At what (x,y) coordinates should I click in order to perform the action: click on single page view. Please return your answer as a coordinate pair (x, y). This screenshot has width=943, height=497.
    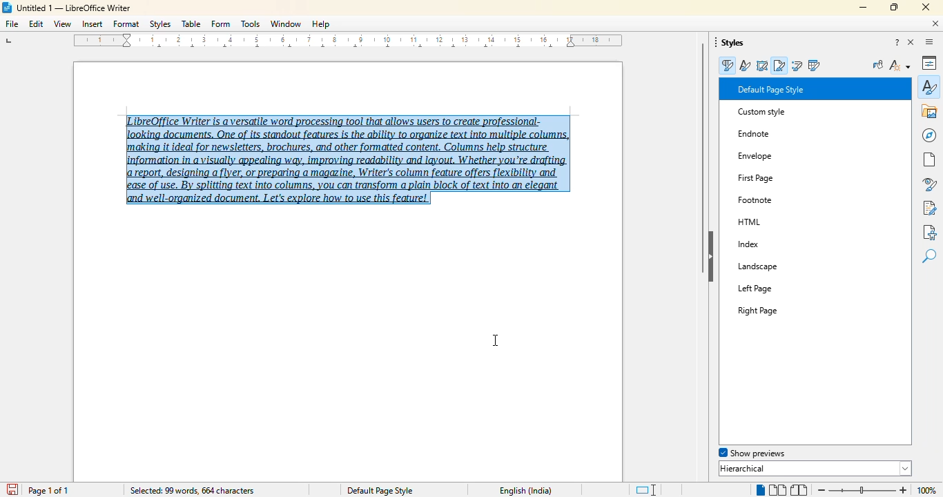
    Looking at the image, I should click on (757, 490).